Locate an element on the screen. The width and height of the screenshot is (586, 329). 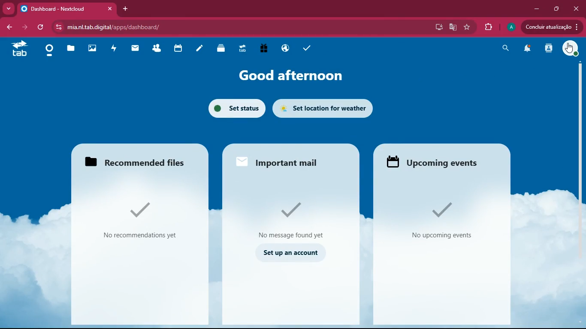
profile is located at coordinates (571, 49).